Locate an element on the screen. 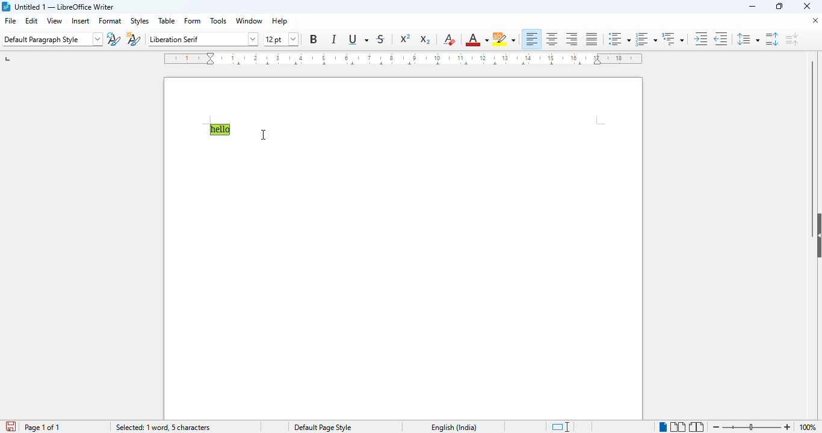 This screenshot has width=822, height=433. text language is located at coordinates (447, 428).